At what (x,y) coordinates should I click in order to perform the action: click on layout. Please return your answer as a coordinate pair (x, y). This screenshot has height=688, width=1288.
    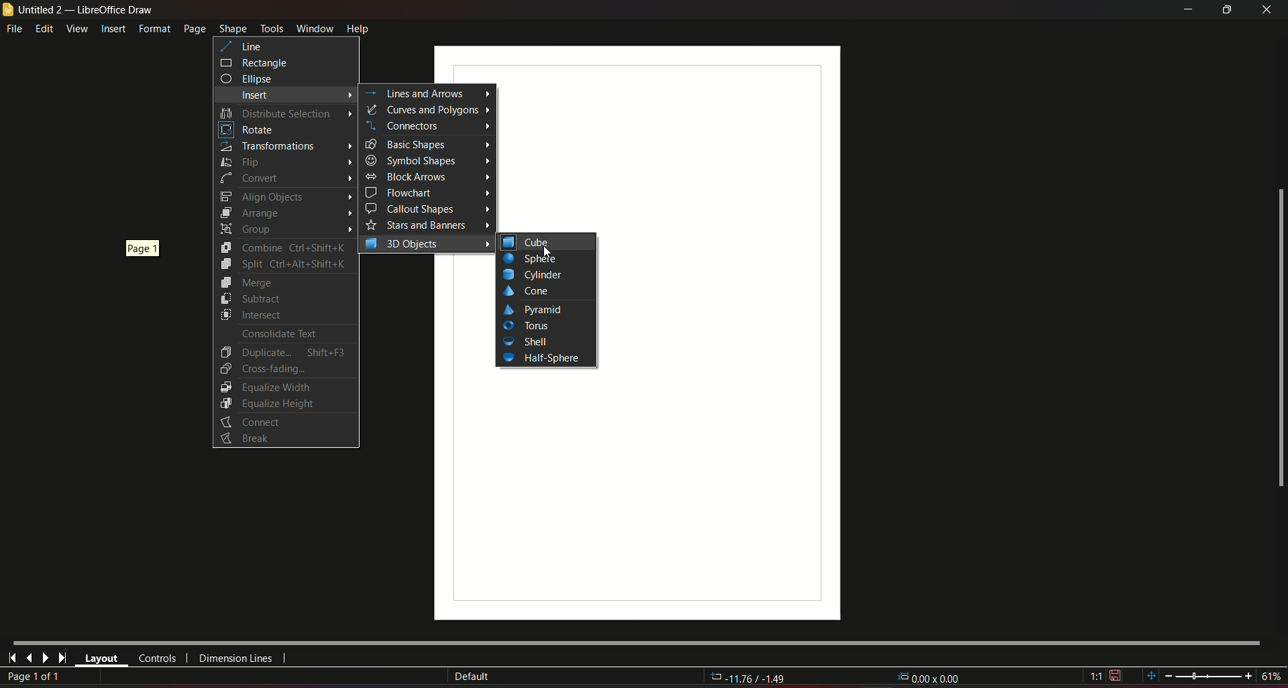
    Looking at the image, I should click on (101, 659).